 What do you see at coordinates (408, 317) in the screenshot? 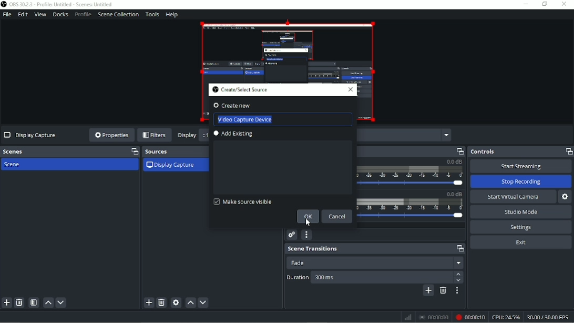
I see `Graph` at bounding box center [408, 317].